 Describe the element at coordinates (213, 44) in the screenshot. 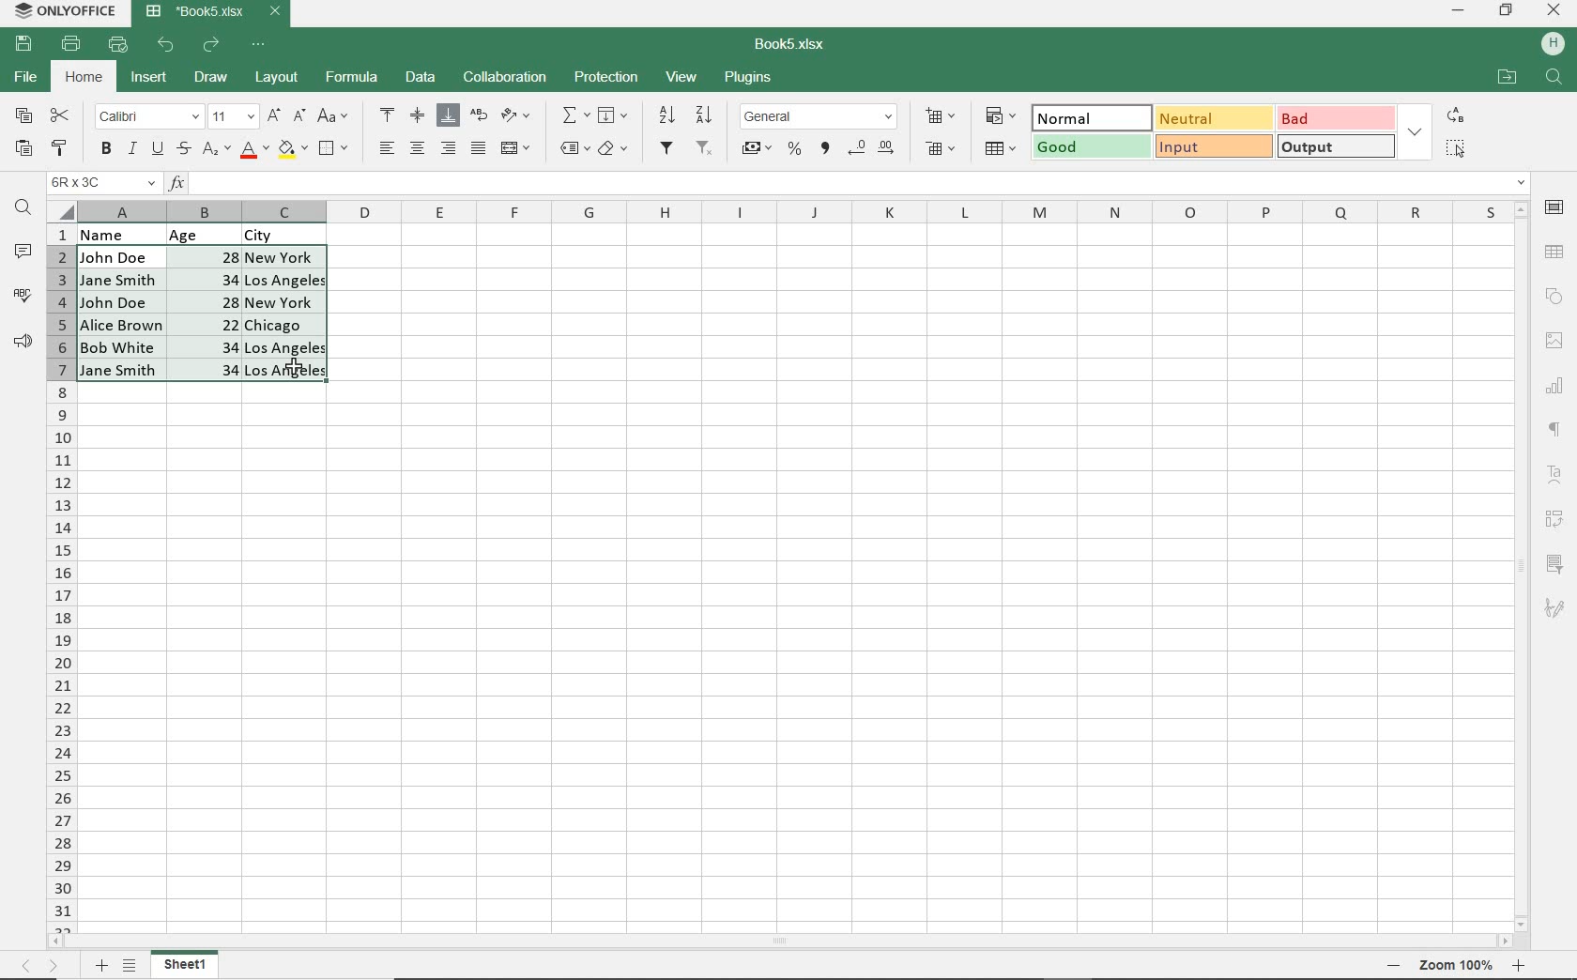

I see `REDO` at that location.